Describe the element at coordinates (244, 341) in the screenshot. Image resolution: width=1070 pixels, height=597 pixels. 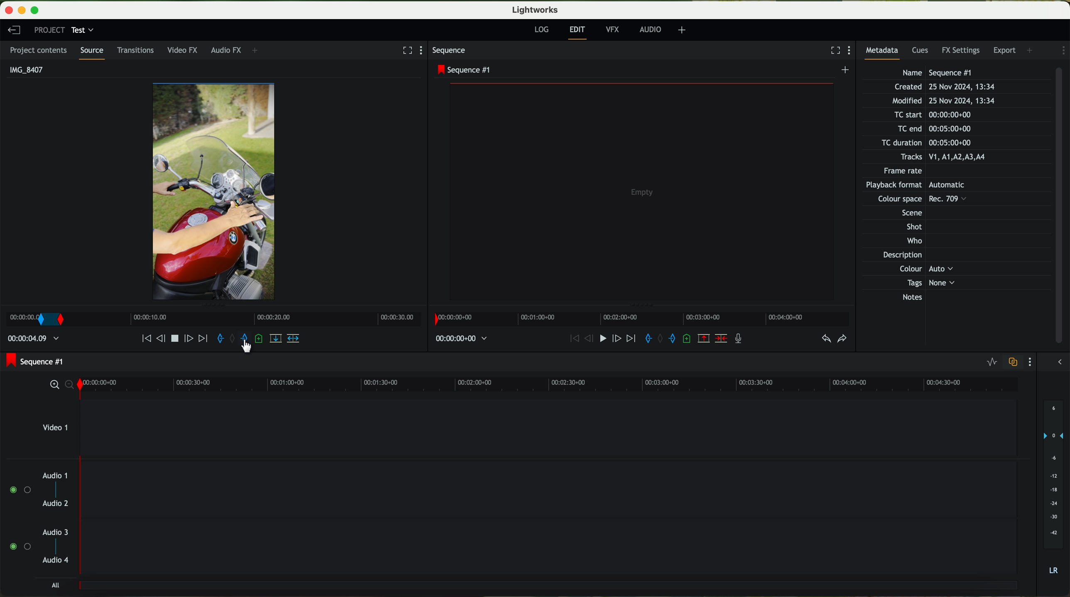
I see `add an out mark` at that location.